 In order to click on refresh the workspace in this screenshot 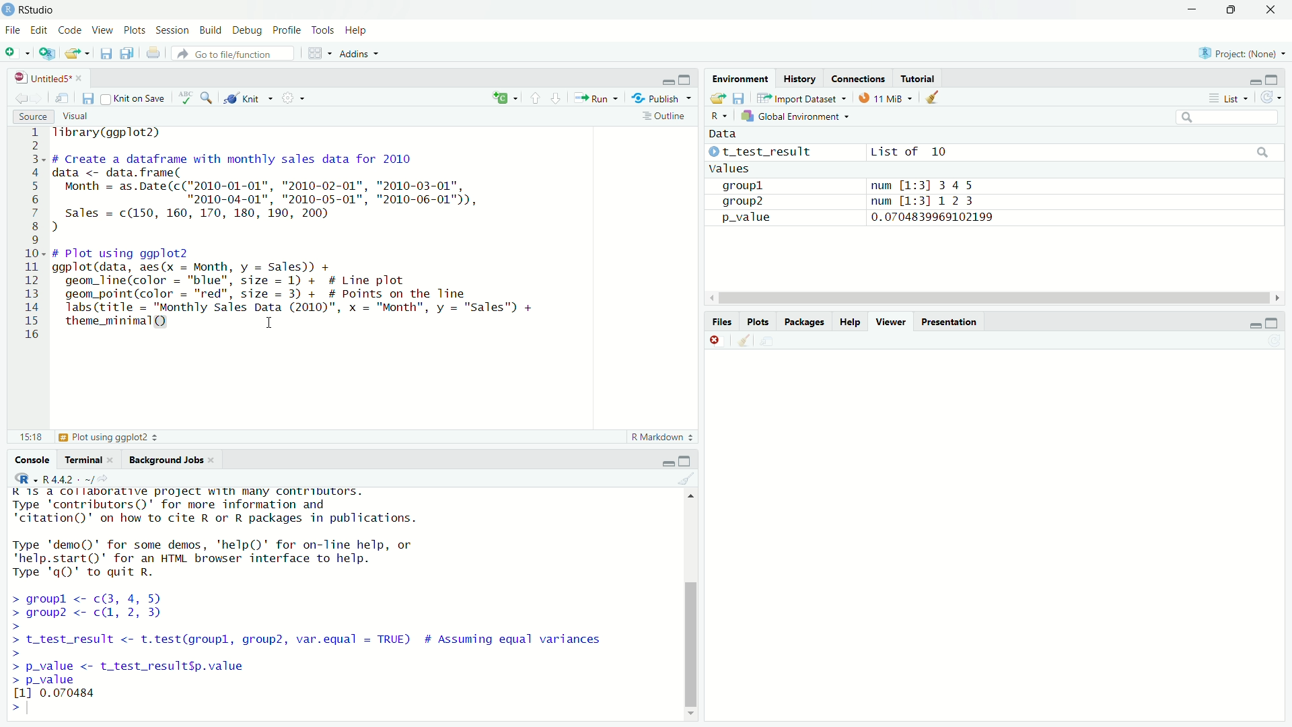, I will do `click(1271, 99)`.